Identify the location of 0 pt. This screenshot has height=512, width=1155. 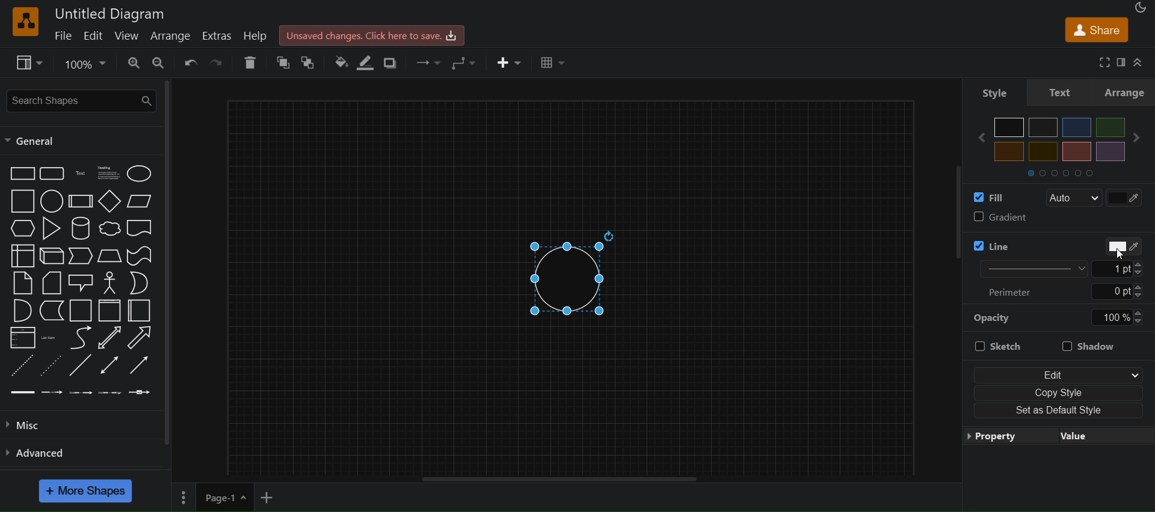
(1118, 292).